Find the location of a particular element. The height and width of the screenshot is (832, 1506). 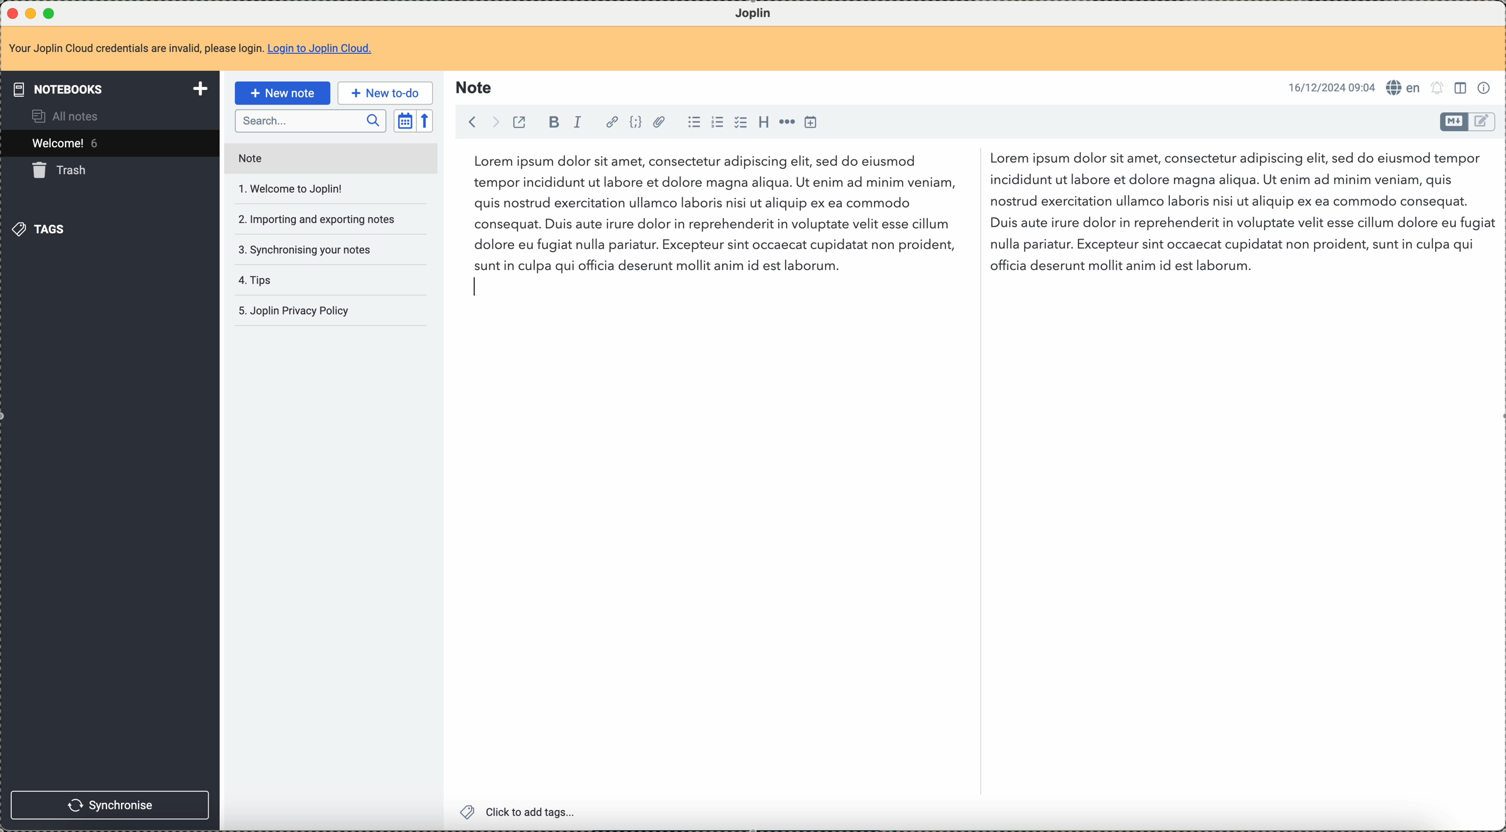

toggle sort order field is located at coordinates (403, 120).